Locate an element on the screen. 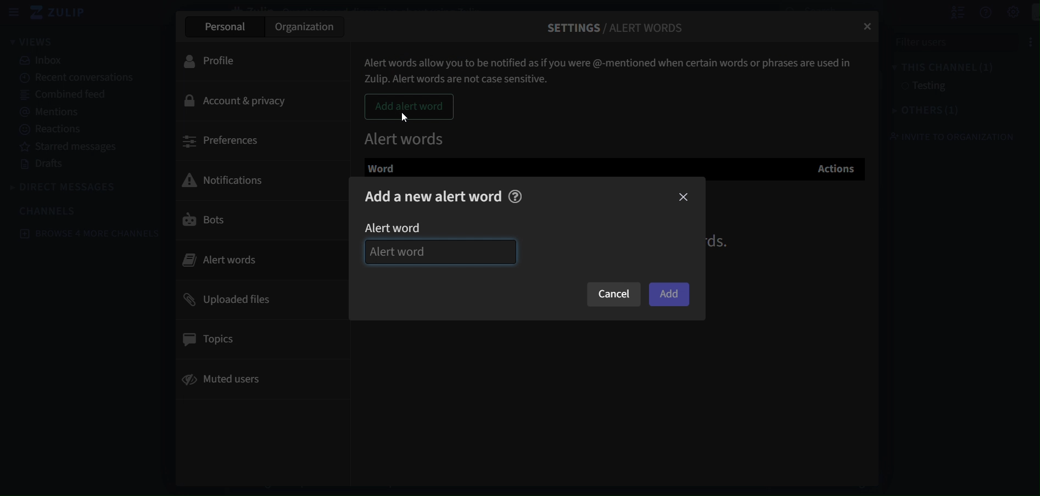 The width and height of the screenshot is (1040, 496). main menu is located at coordinates (1002, 13).